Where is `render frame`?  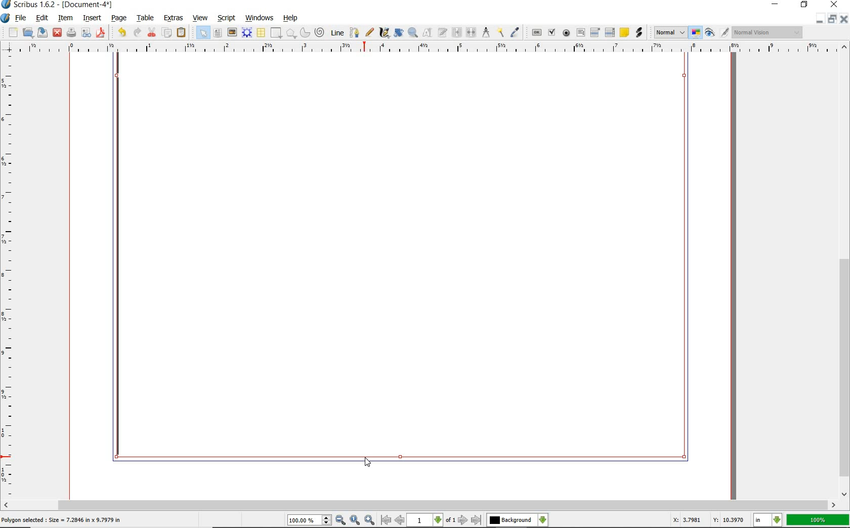 render frame is located at coordinates (248, 33).